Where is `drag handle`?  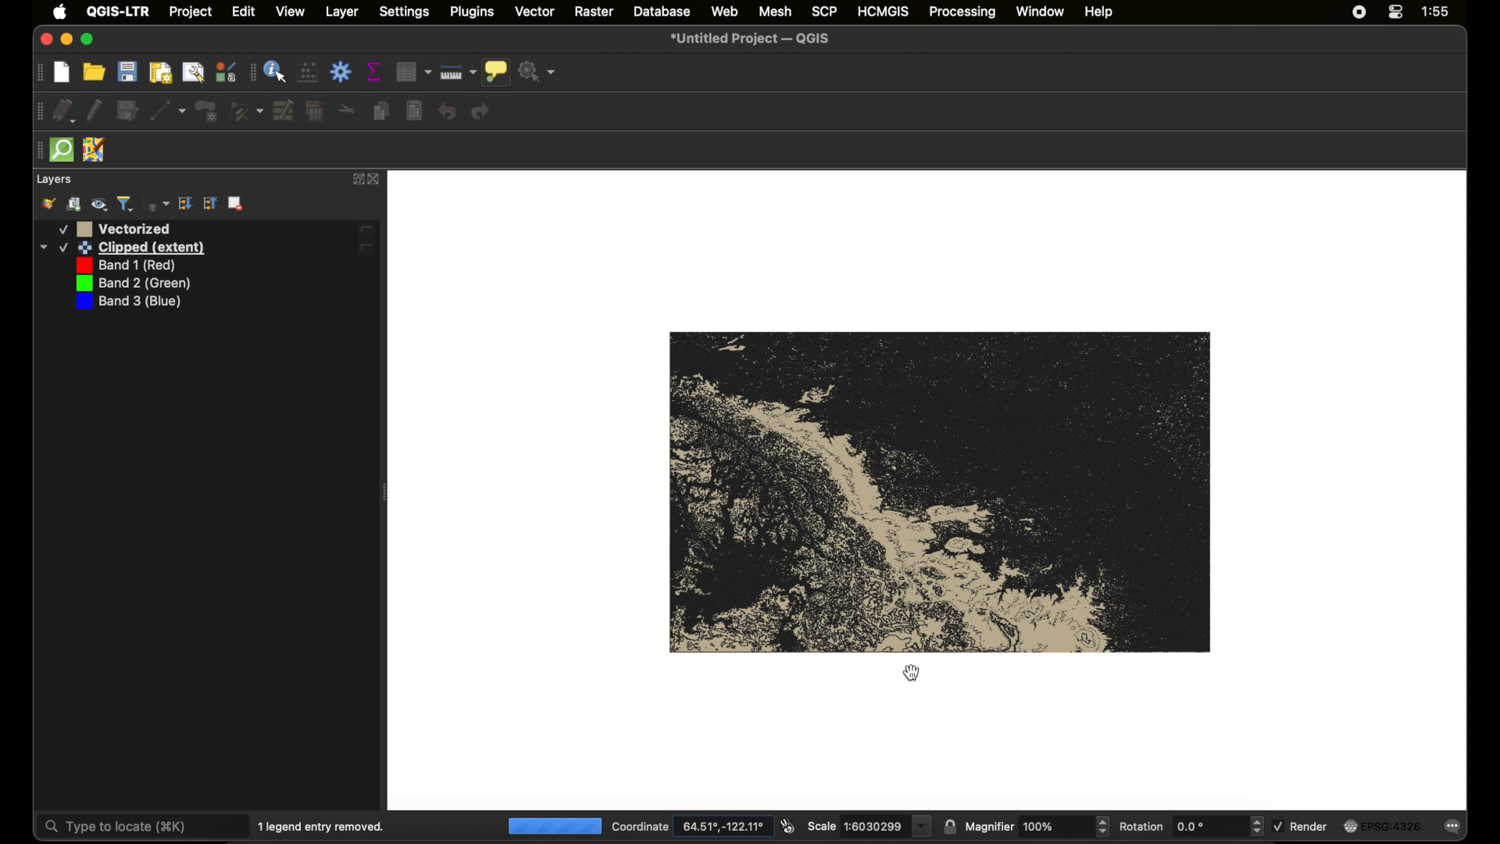
drag handle is located at coordinates (37, 150).